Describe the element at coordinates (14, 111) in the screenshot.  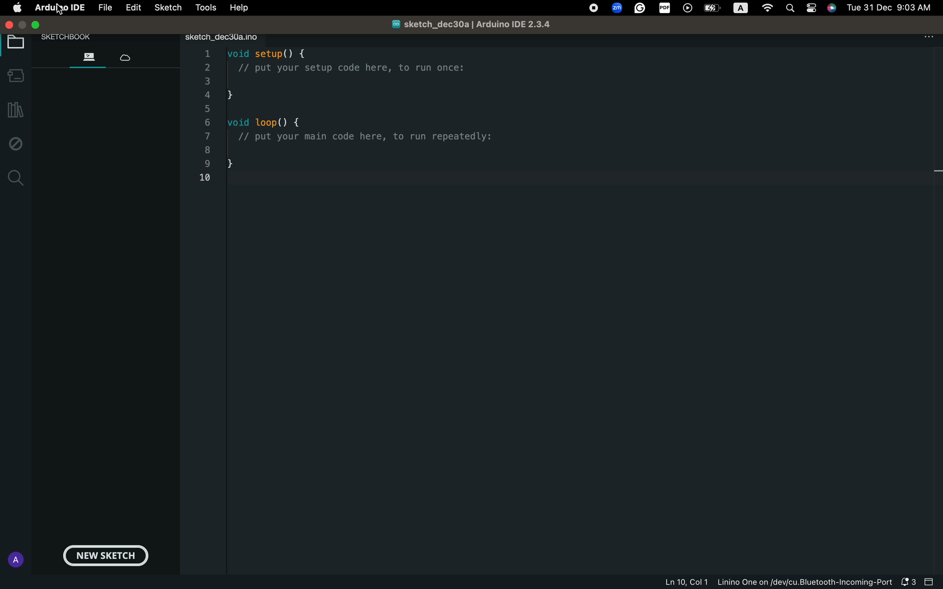
I see `library manager` at that location.